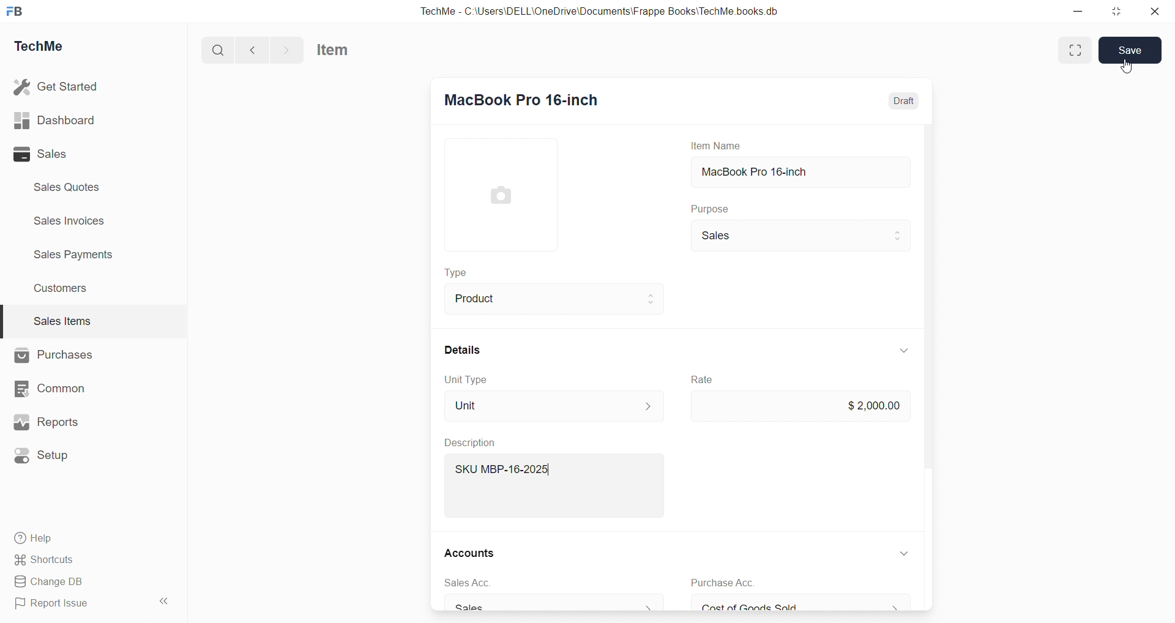  What do you see at coordinates (218, 50) in the screenshot?
I see `search` at bounding box center [218, 50].